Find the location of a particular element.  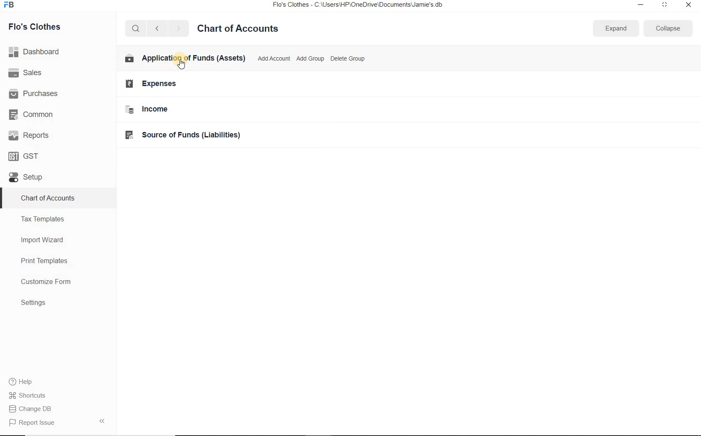

GST is located at coordinates (27, 155).